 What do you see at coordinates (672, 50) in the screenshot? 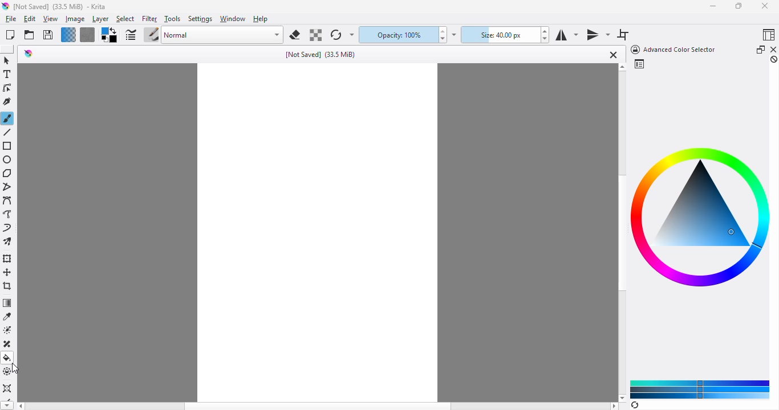
I see `advanced color selector` at bounding box center [672, 50].